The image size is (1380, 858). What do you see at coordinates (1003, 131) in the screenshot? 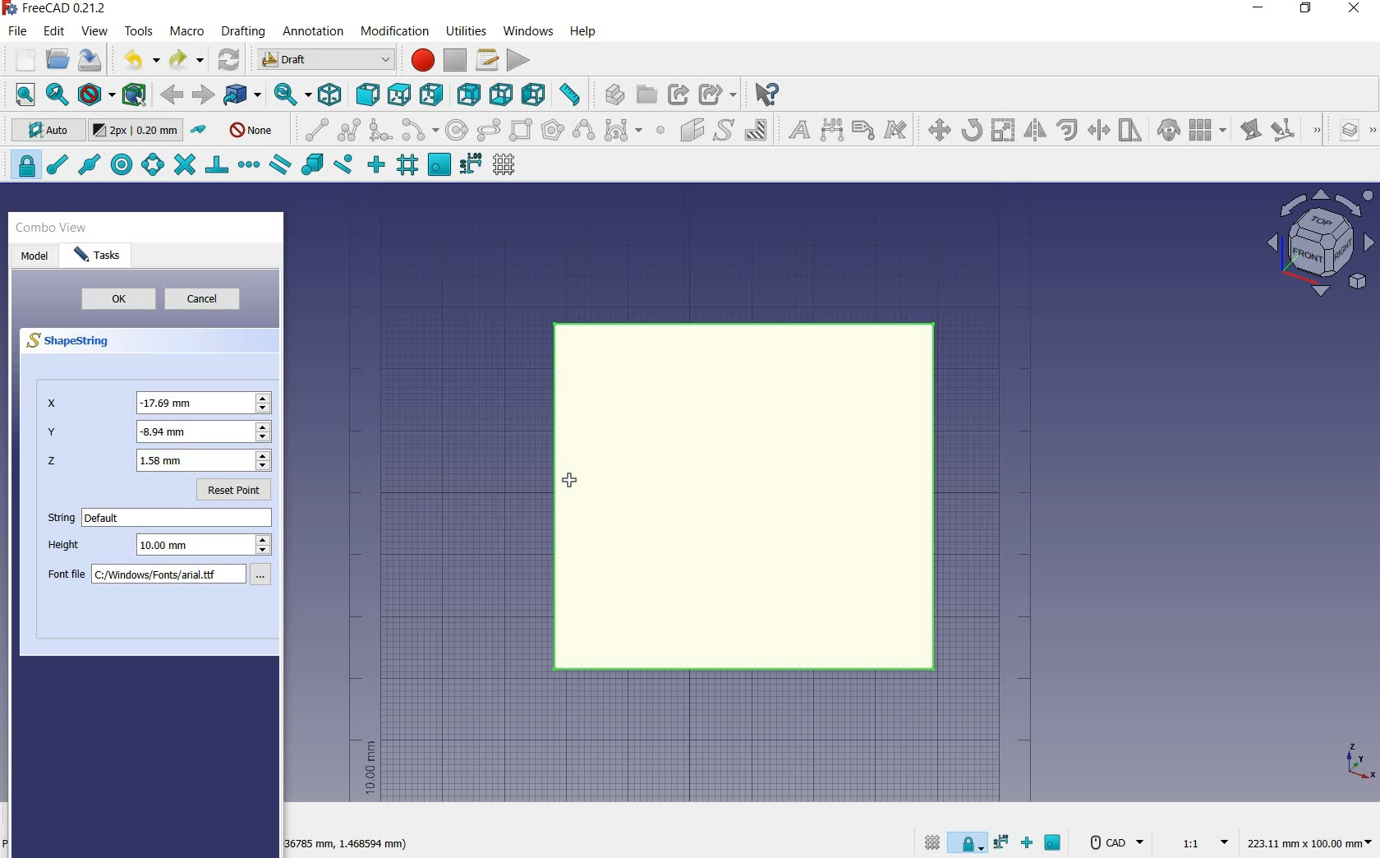
I see `scale` at bounding box center [1003, 131].